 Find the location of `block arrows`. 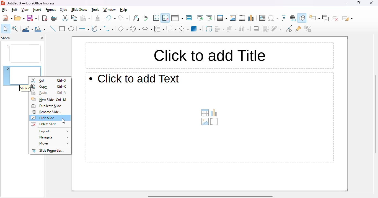

block arrows is located at coordinates (147, 29).